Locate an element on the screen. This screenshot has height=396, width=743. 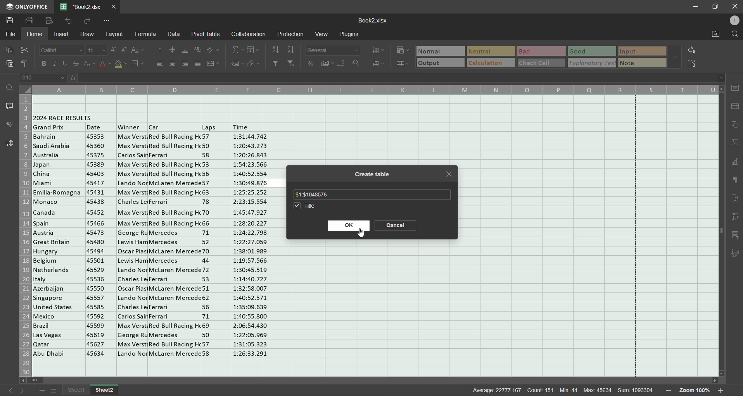
cursor is located at coordinates (362, 234).